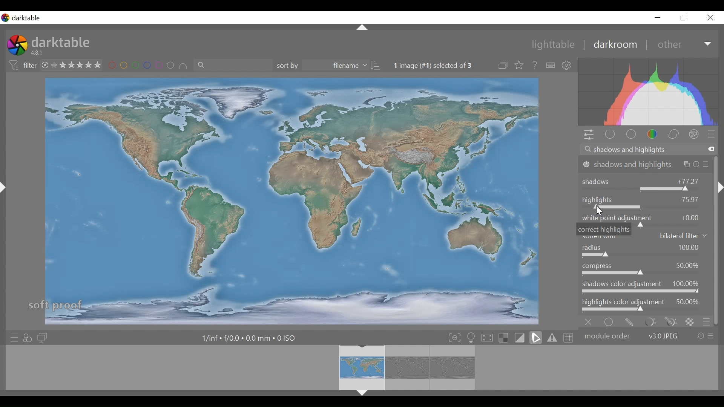 The image size is (724, 407). What do you see at coordinates (645, 202) in the screenshot?
I see `highlights` at bounding box center [645, 202].